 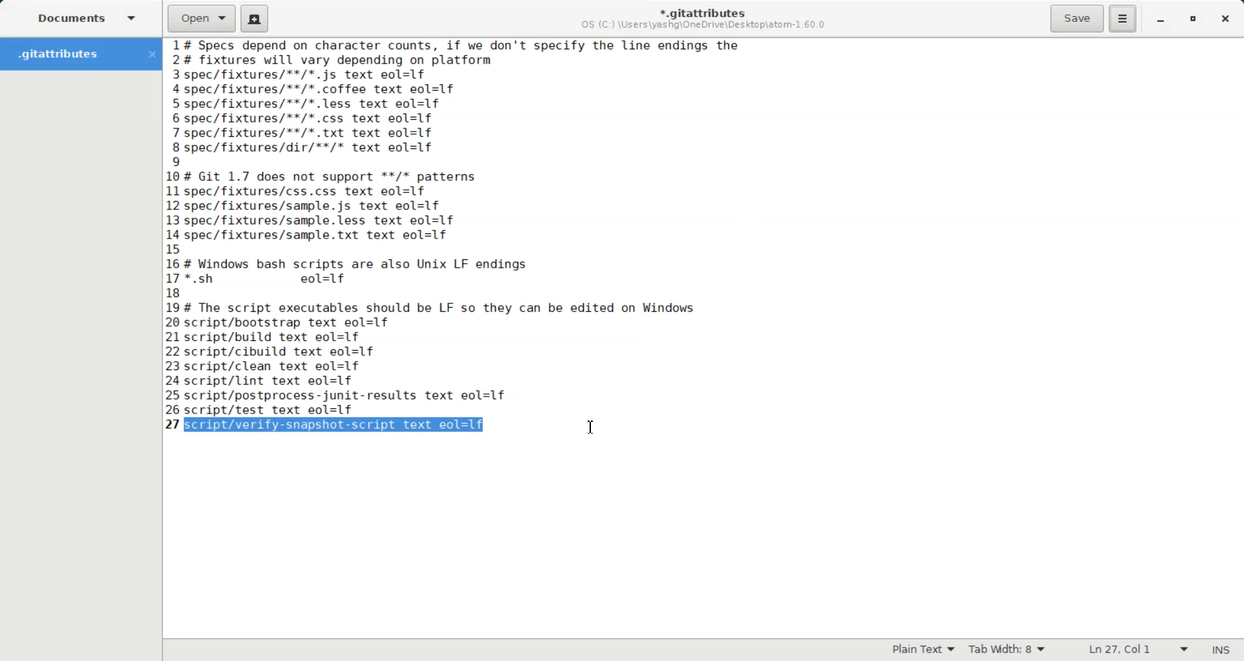 I want to click on text line number: 27, so click(x=174, y=424).